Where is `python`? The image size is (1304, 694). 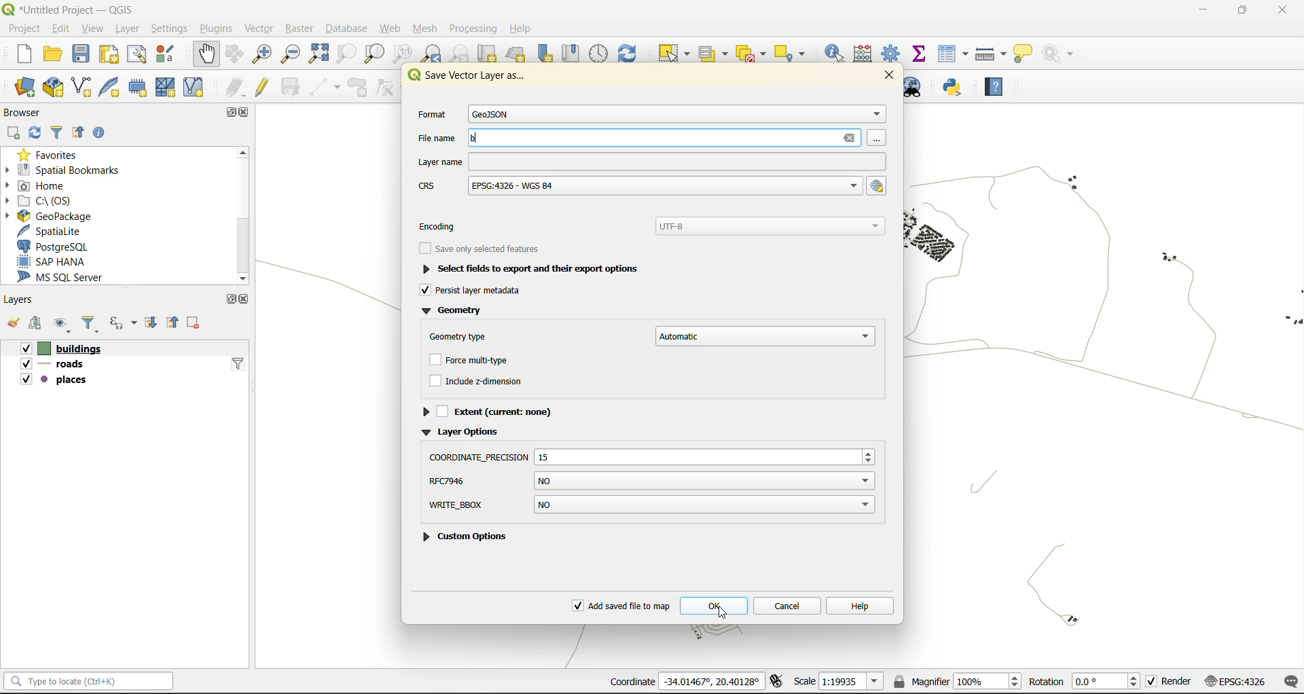
python is located at coordinates (956, 87).